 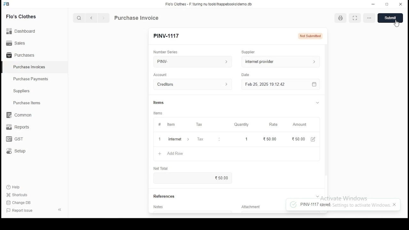 I want to click on gst, so click(x=15, y=140).